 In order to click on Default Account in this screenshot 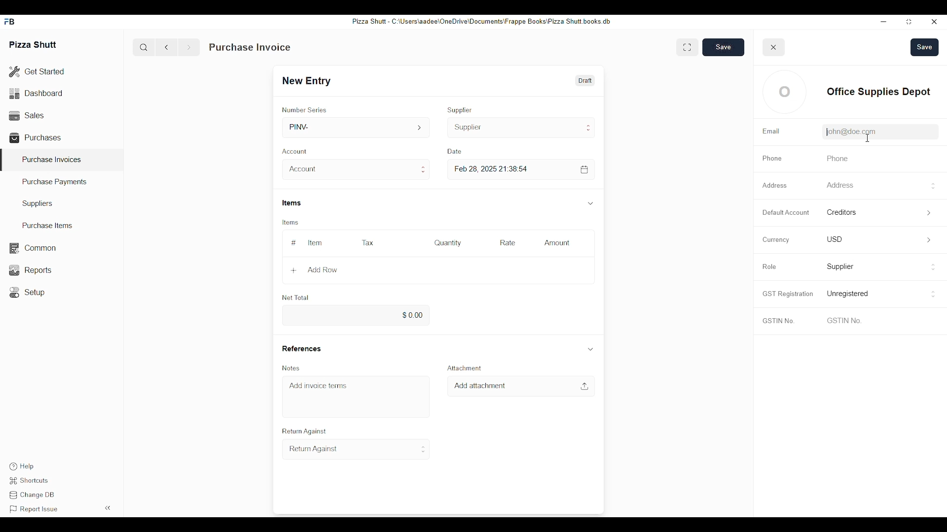, I will do `click(852, 212)`.